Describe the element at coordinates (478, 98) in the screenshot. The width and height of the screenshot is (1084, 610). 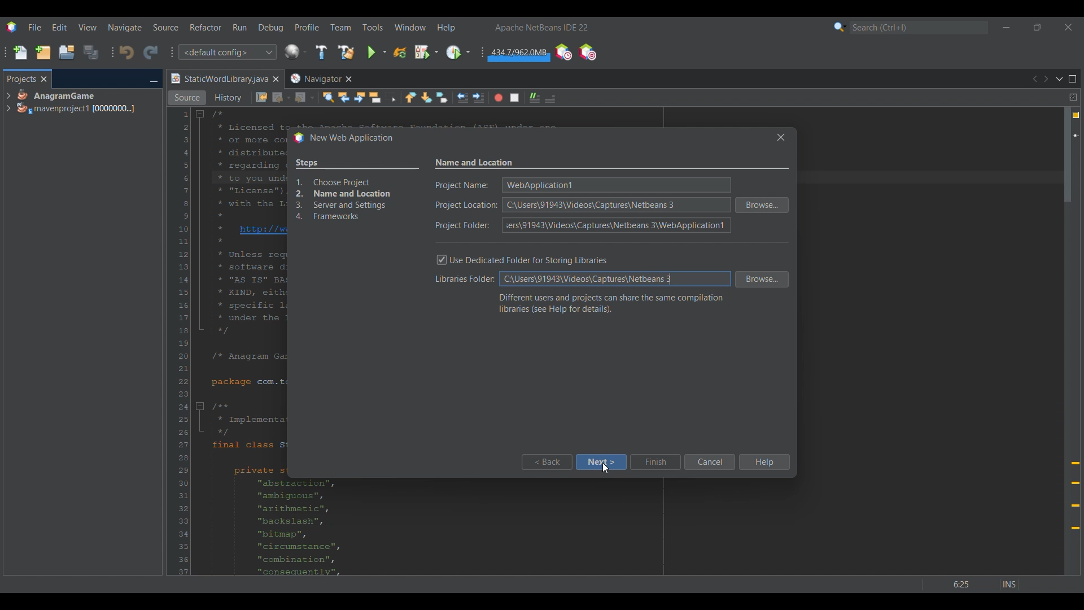
I see `Shift line right` at that location.